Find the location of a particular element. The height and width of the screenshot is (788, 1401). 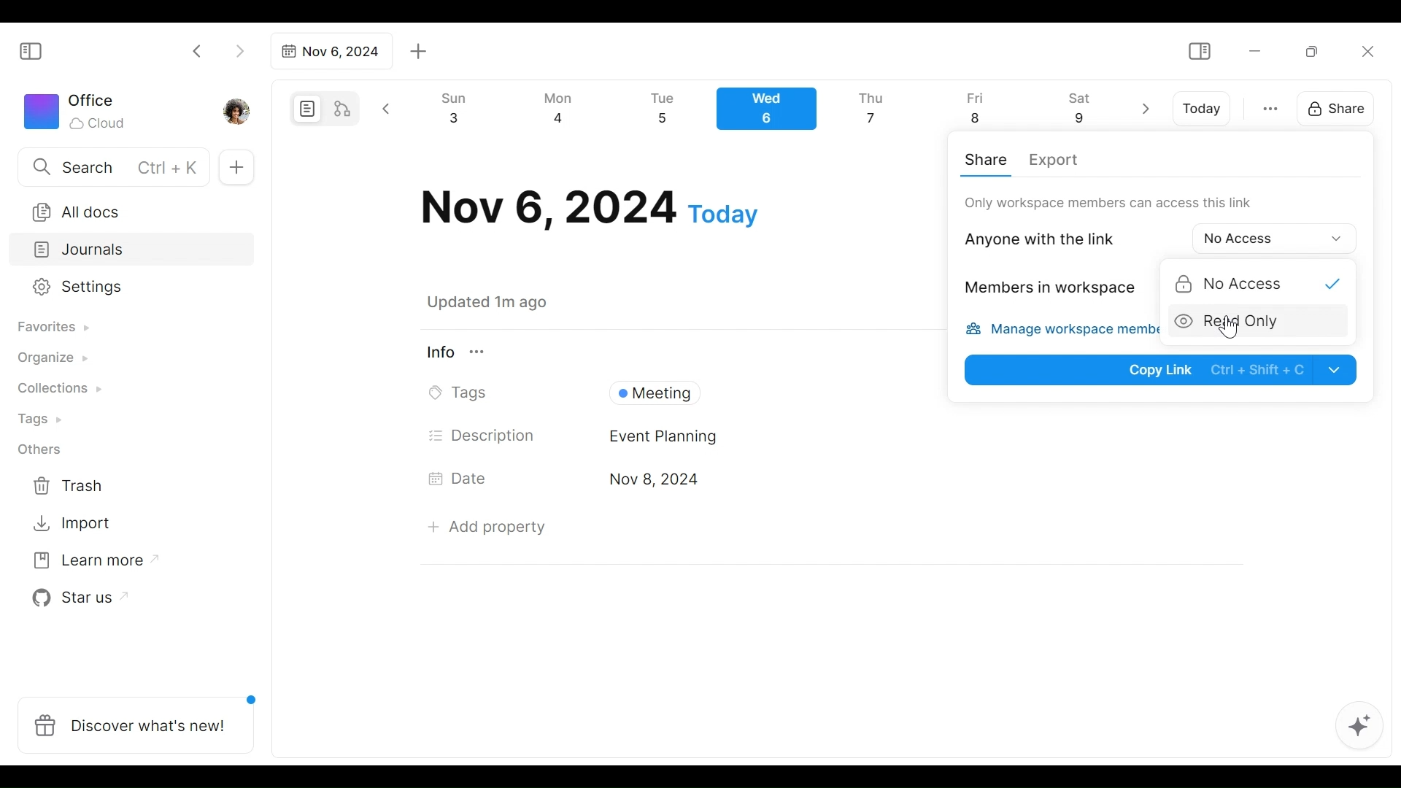

Date's Field is located at coordinates (918, 481).